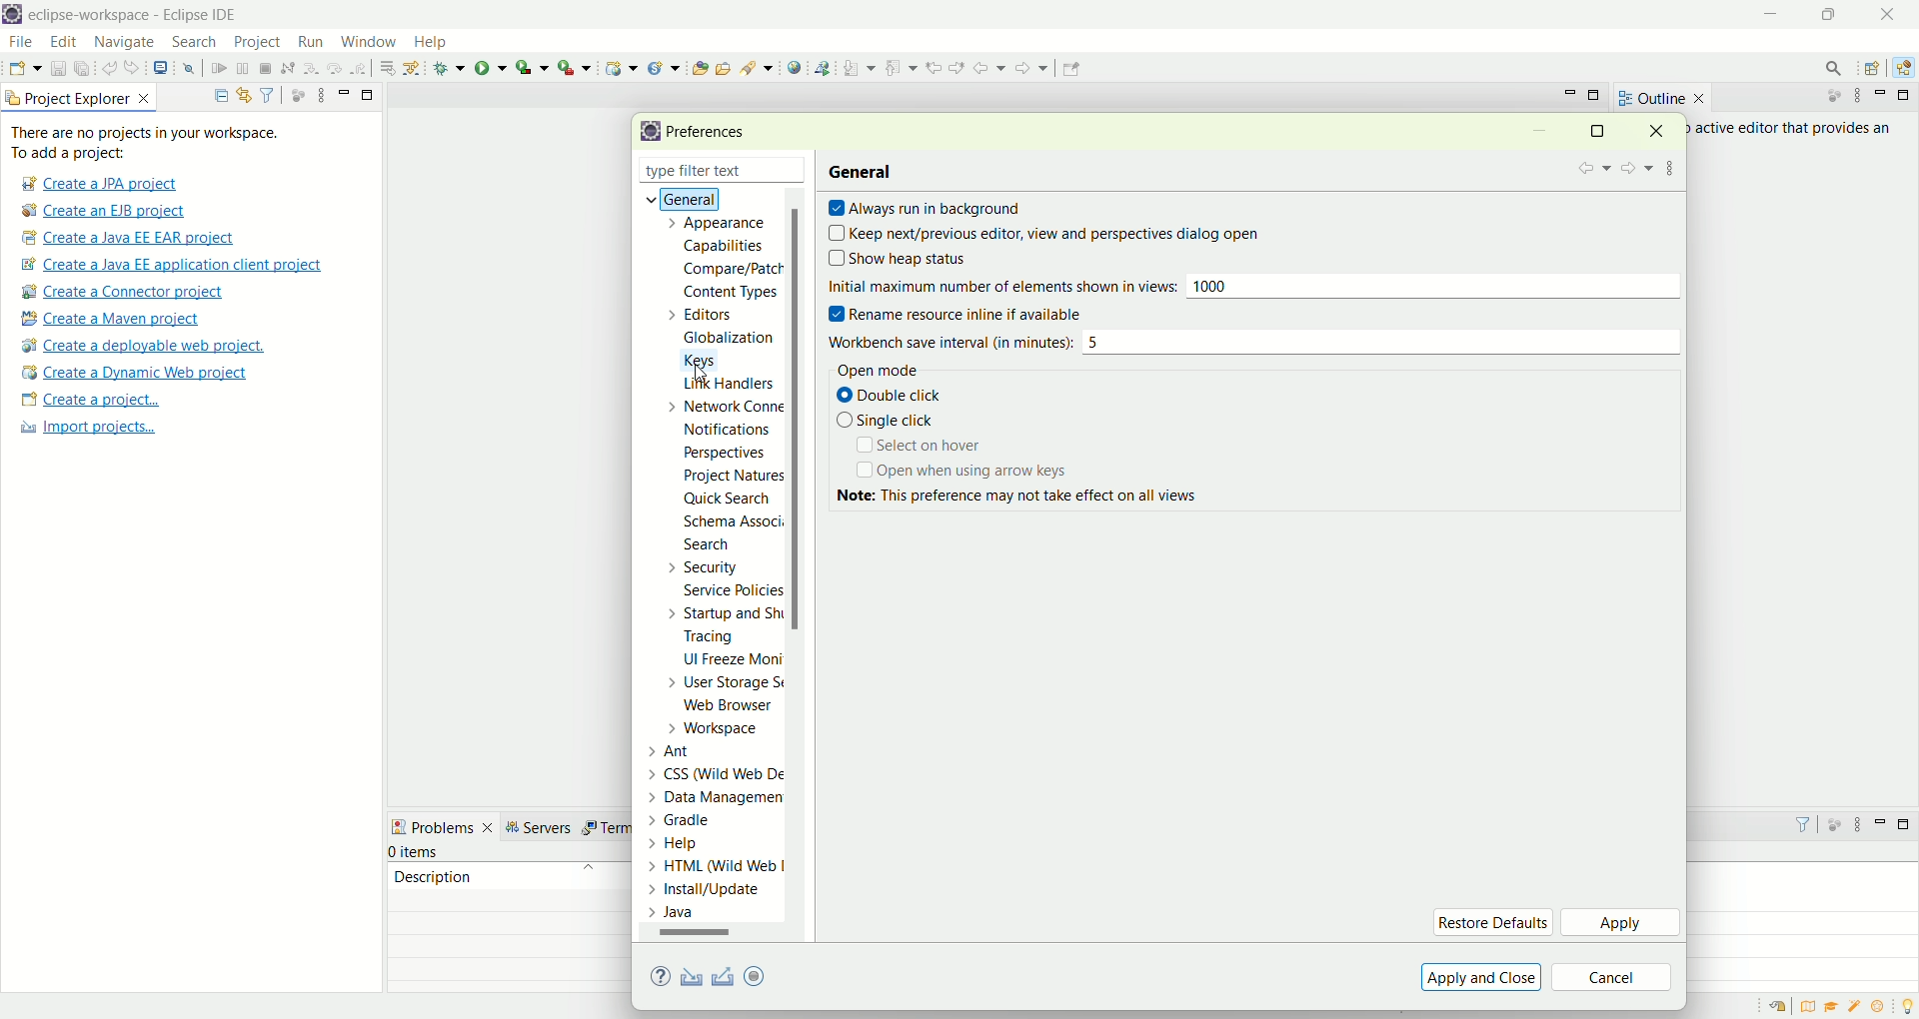  Describe the element at coordinates (722, 66) in the screenshot. I see `open task` at that location.